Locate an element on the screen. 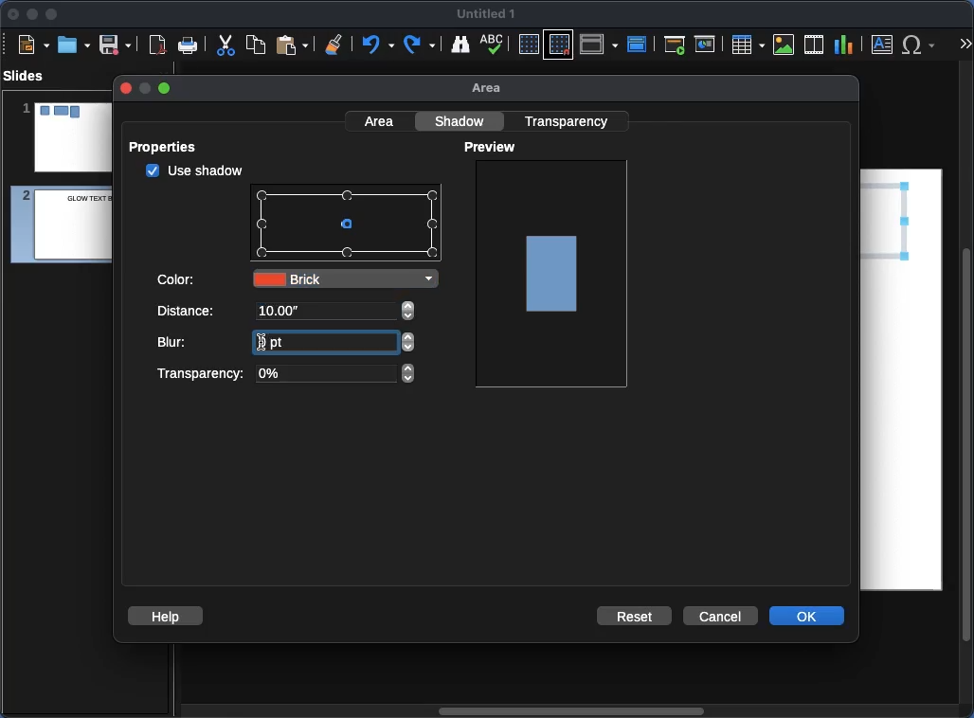  Area is located at coordinates (492, 89).